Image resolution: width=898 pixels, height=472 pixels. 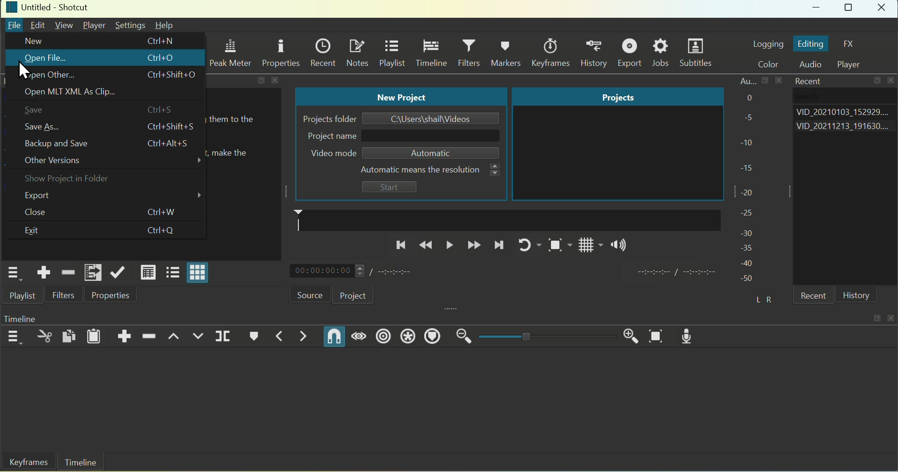 What do you see at coordinates (426, 245) in the screenshot?
I see `Backward` at bounding box center [426, 245].